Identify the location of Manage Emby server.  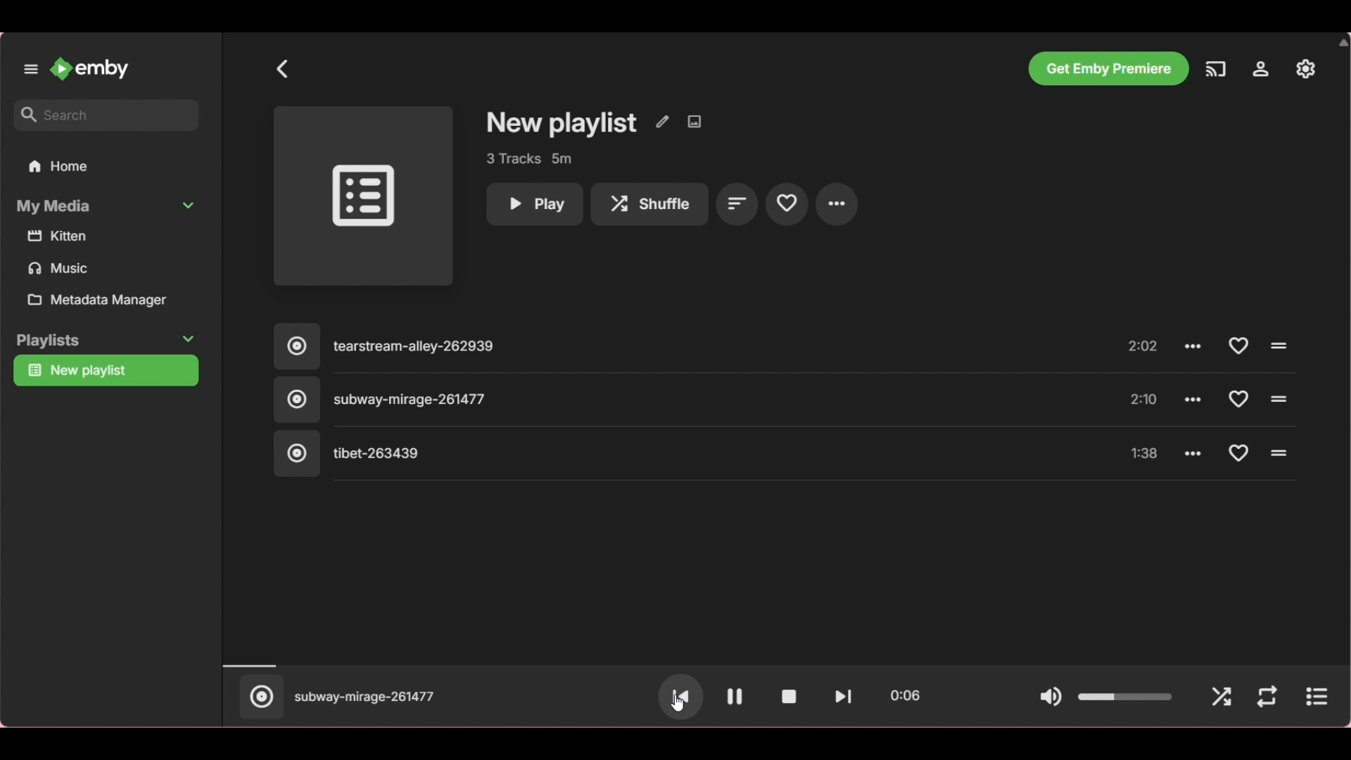
(1306, 68).